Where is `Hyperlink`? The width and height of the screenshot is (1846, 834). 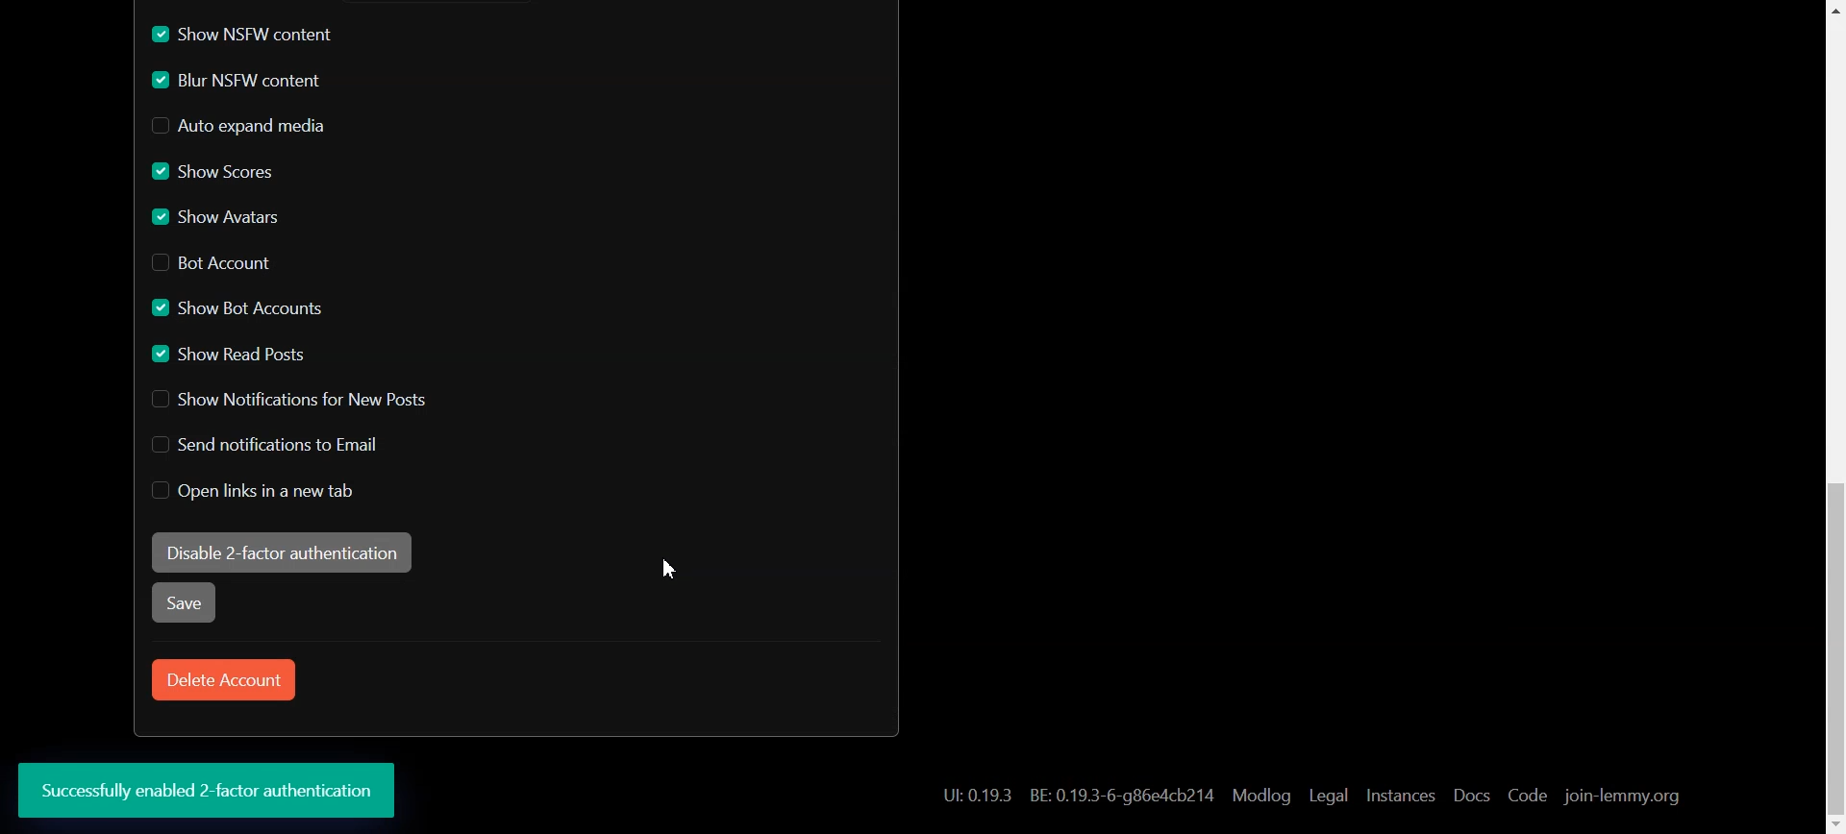 Hyperlink is located at coordinates (1076, 793).